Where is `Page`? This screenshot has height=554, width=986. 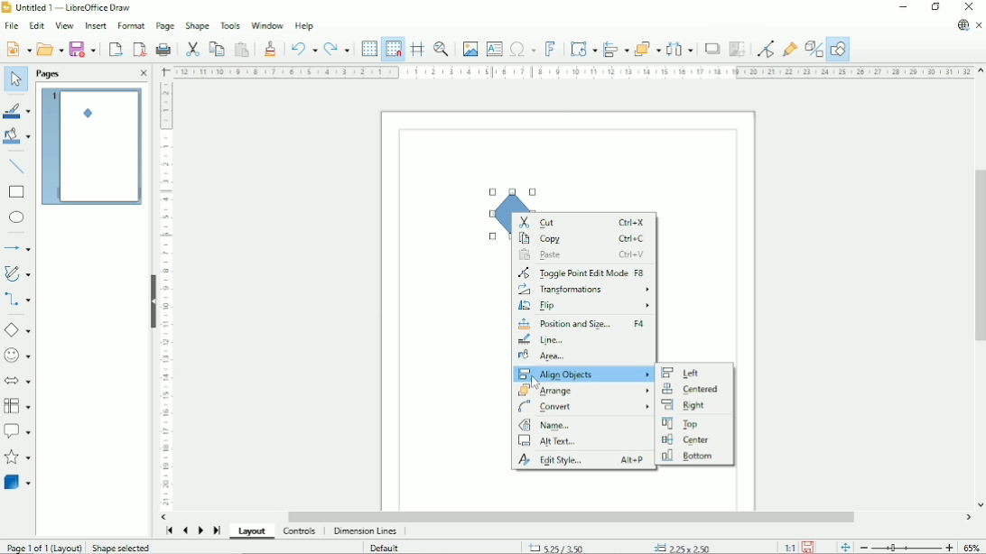 Page is located at coordinates (163, 25).